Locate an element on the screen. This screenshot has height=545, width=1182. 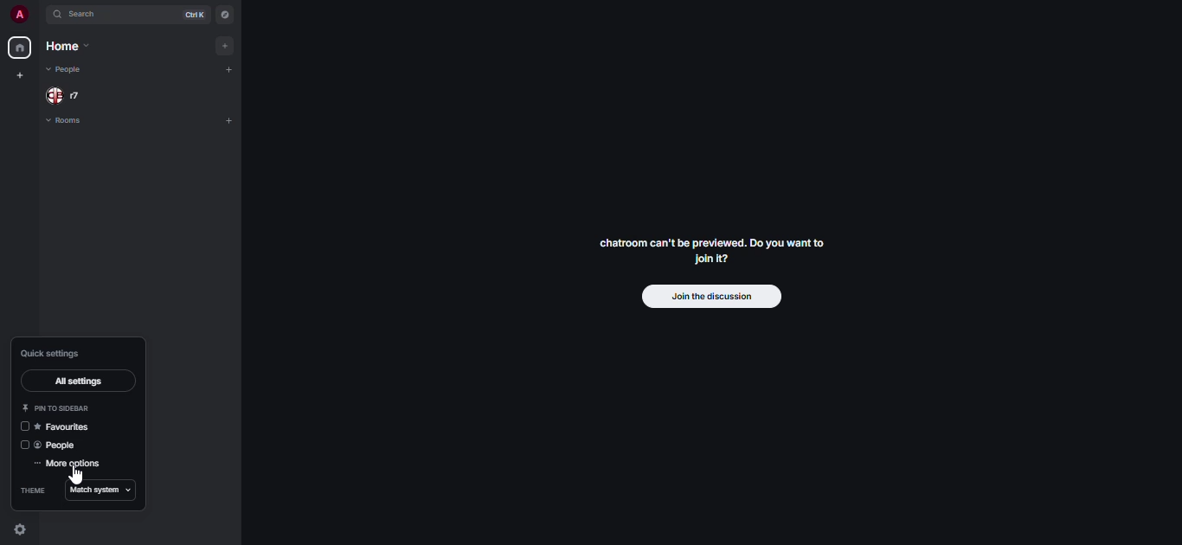
quick settings is located at coordinates (18, 529).